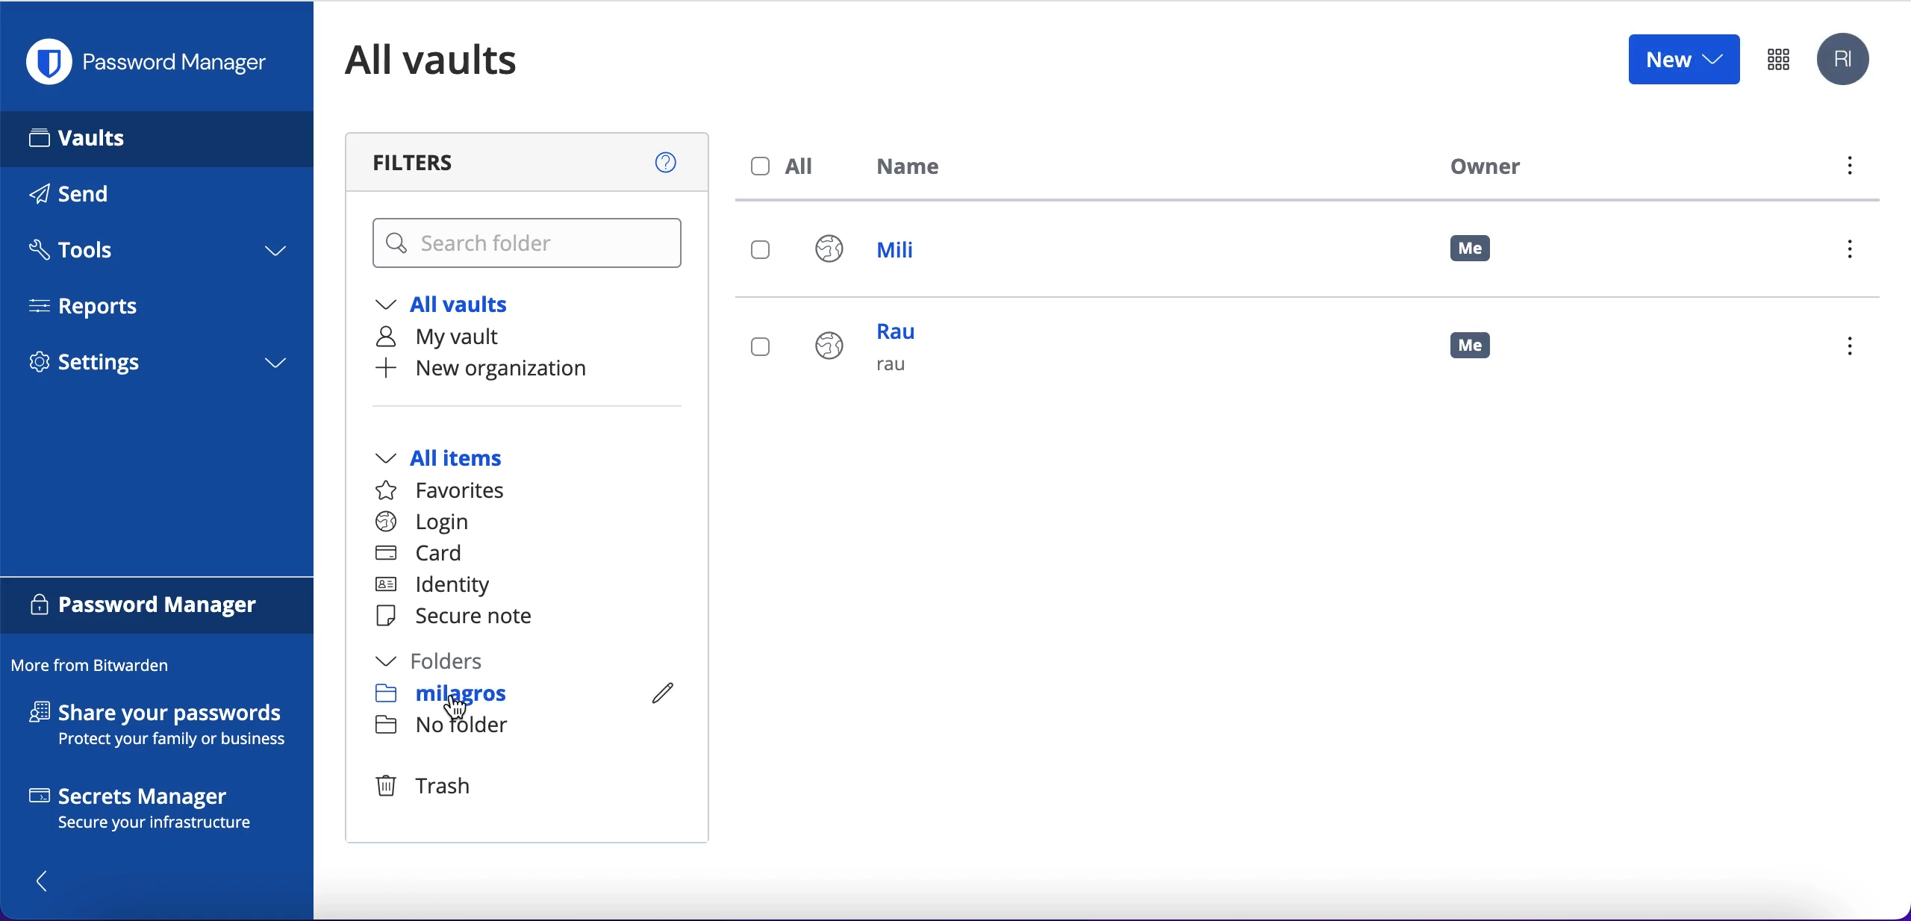 This screenshot has height=921, width=1911. Describe the element at coordinates (154, 62) in the screenshot. I see `password manager` at that location.